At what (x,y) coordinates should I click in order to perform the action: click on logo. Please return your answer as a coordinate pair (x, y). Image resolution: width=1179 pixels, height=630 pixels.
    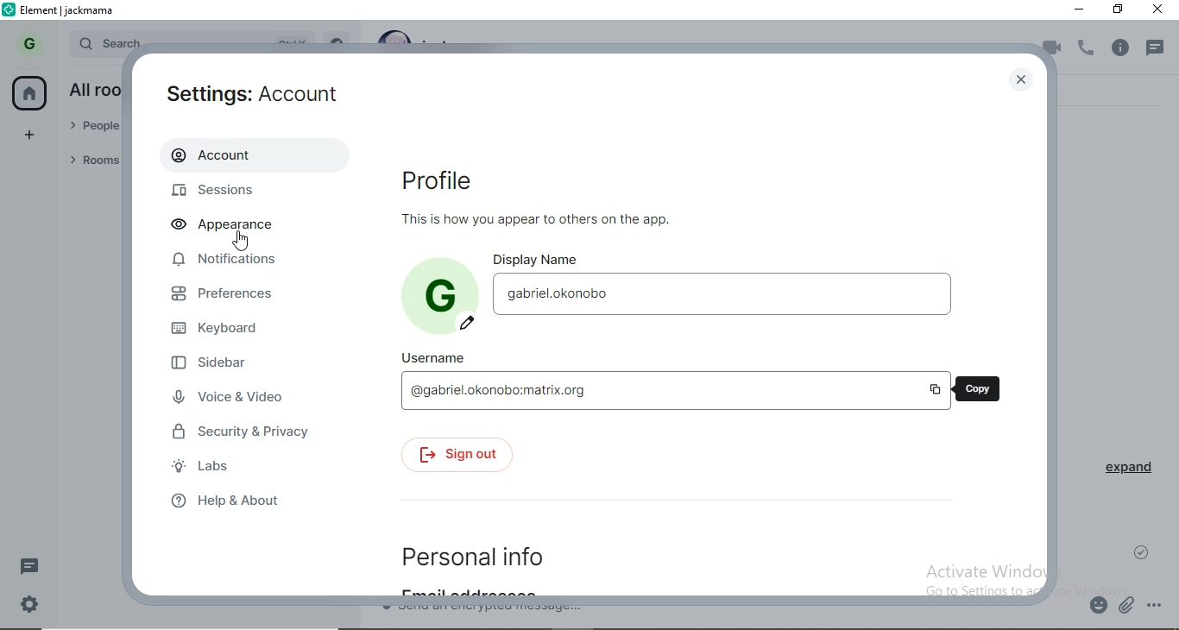
    Looking at the image, I should click on (10, 10).